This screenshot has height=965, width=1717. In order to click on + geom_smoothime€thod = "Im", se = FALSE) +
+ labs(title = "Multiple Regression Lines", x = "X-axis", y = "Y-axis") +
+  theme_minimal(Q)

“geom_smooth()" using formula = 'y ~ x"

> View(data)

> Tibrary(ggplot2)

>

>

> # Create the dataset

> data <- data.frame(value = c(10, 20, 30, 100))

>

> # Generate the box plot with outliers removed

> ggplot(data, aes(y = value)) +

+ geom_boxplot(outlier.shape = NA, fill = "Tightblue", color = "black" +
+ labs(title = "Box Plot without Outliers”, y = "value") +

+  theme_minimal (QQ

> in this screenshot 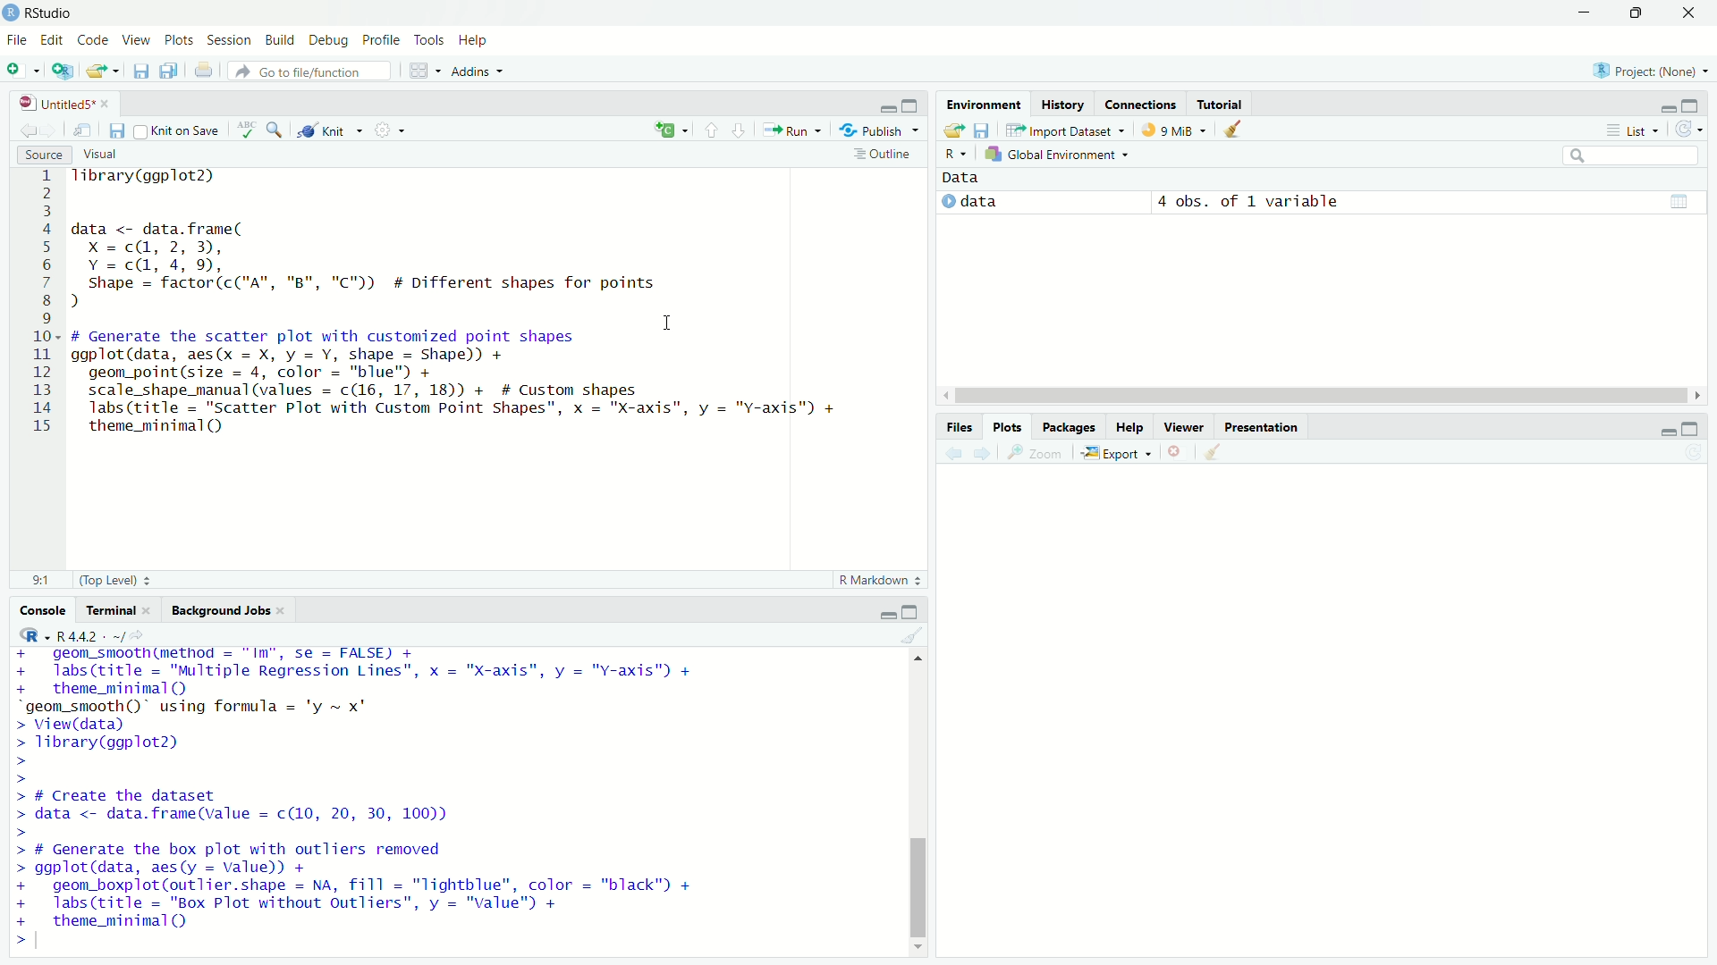, I will do `click(363, 799)`.